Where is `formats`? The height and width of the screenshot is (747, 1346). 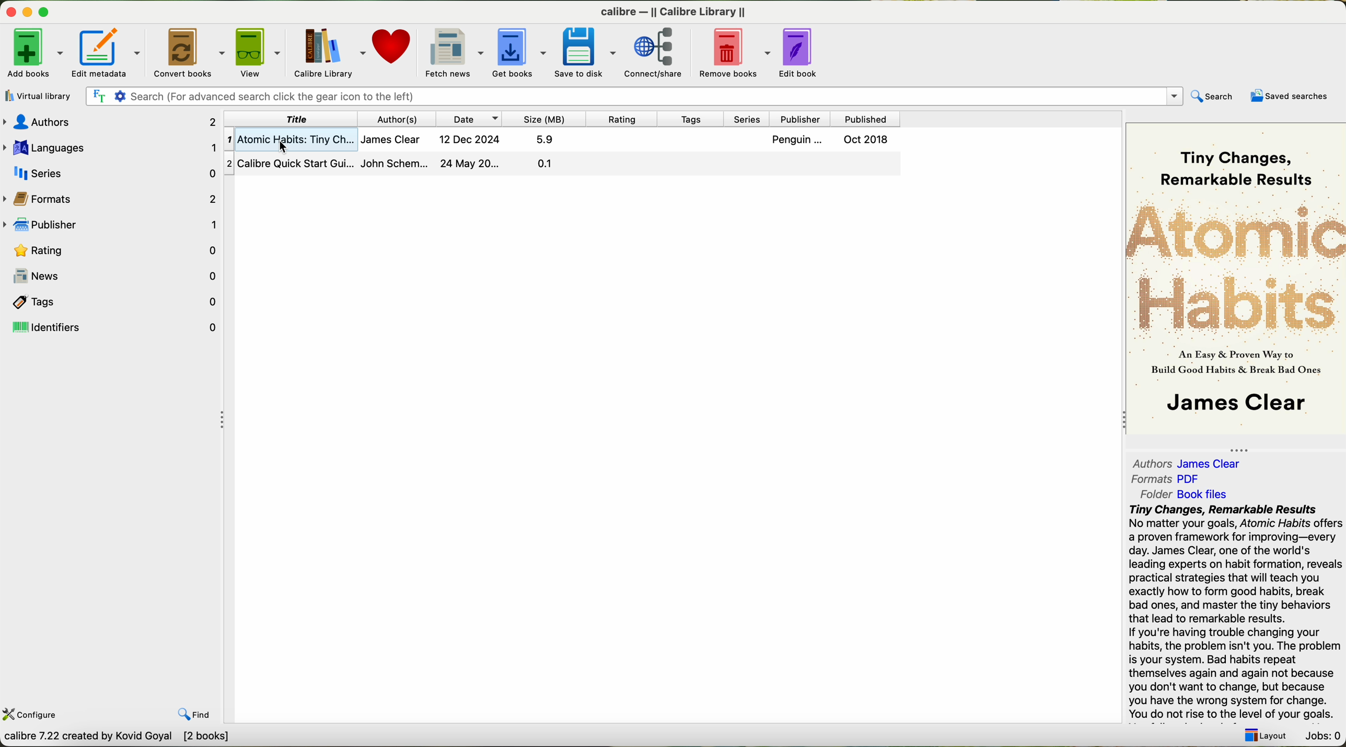
formats is located at coordinates (111, 197).